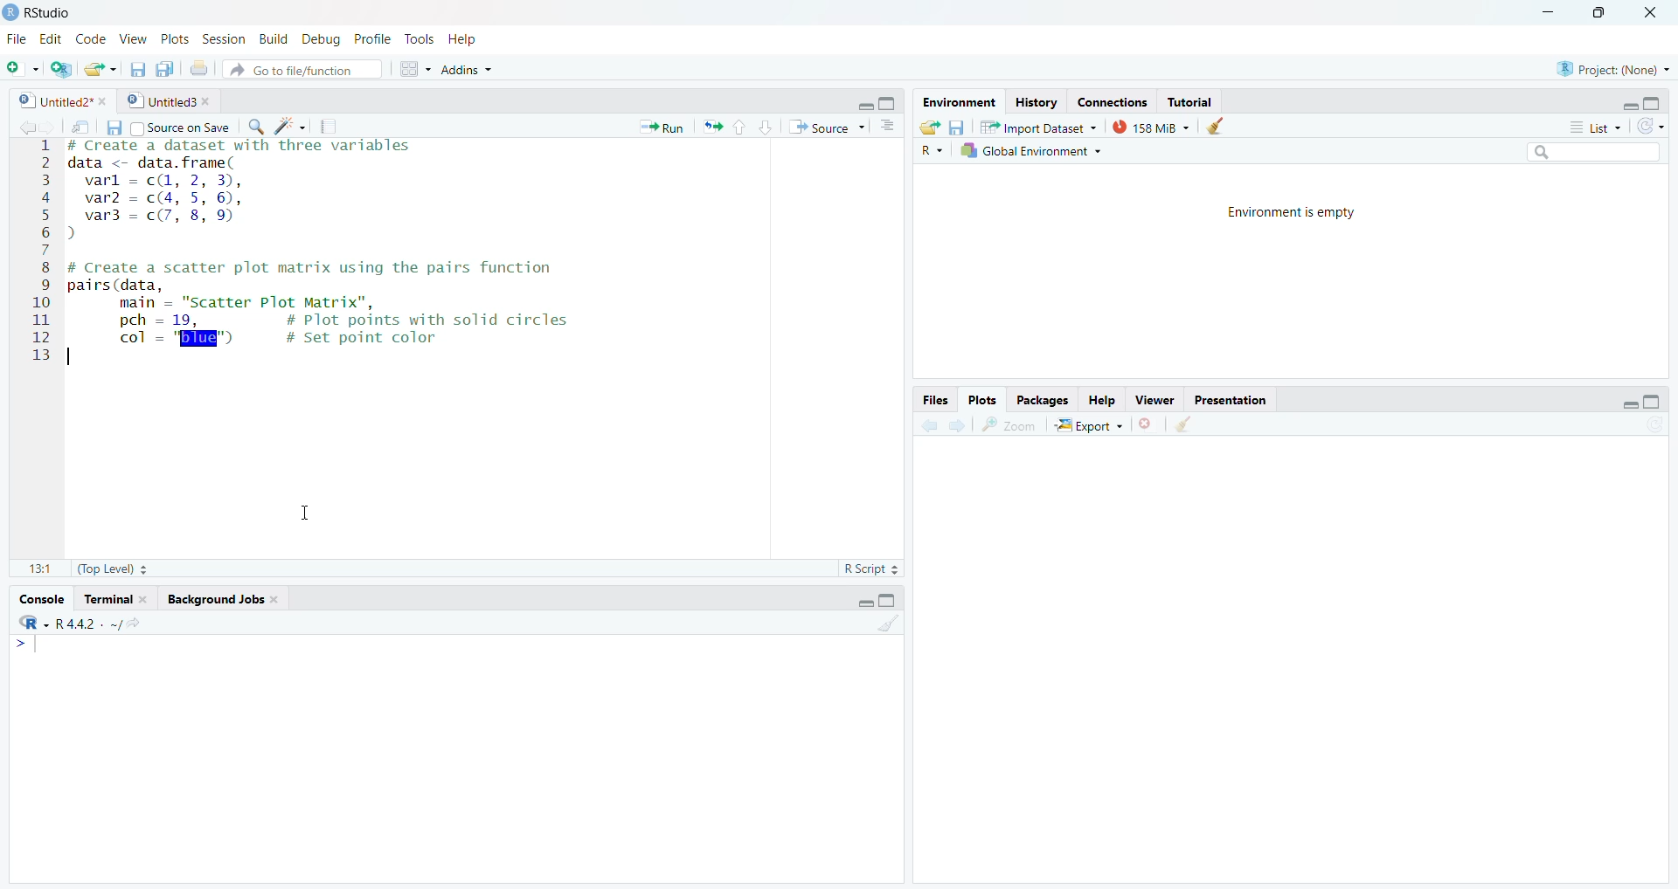 The height and width of the screenshot is (889, 1678). I want to click on Workspace pane, so click(411, 71).